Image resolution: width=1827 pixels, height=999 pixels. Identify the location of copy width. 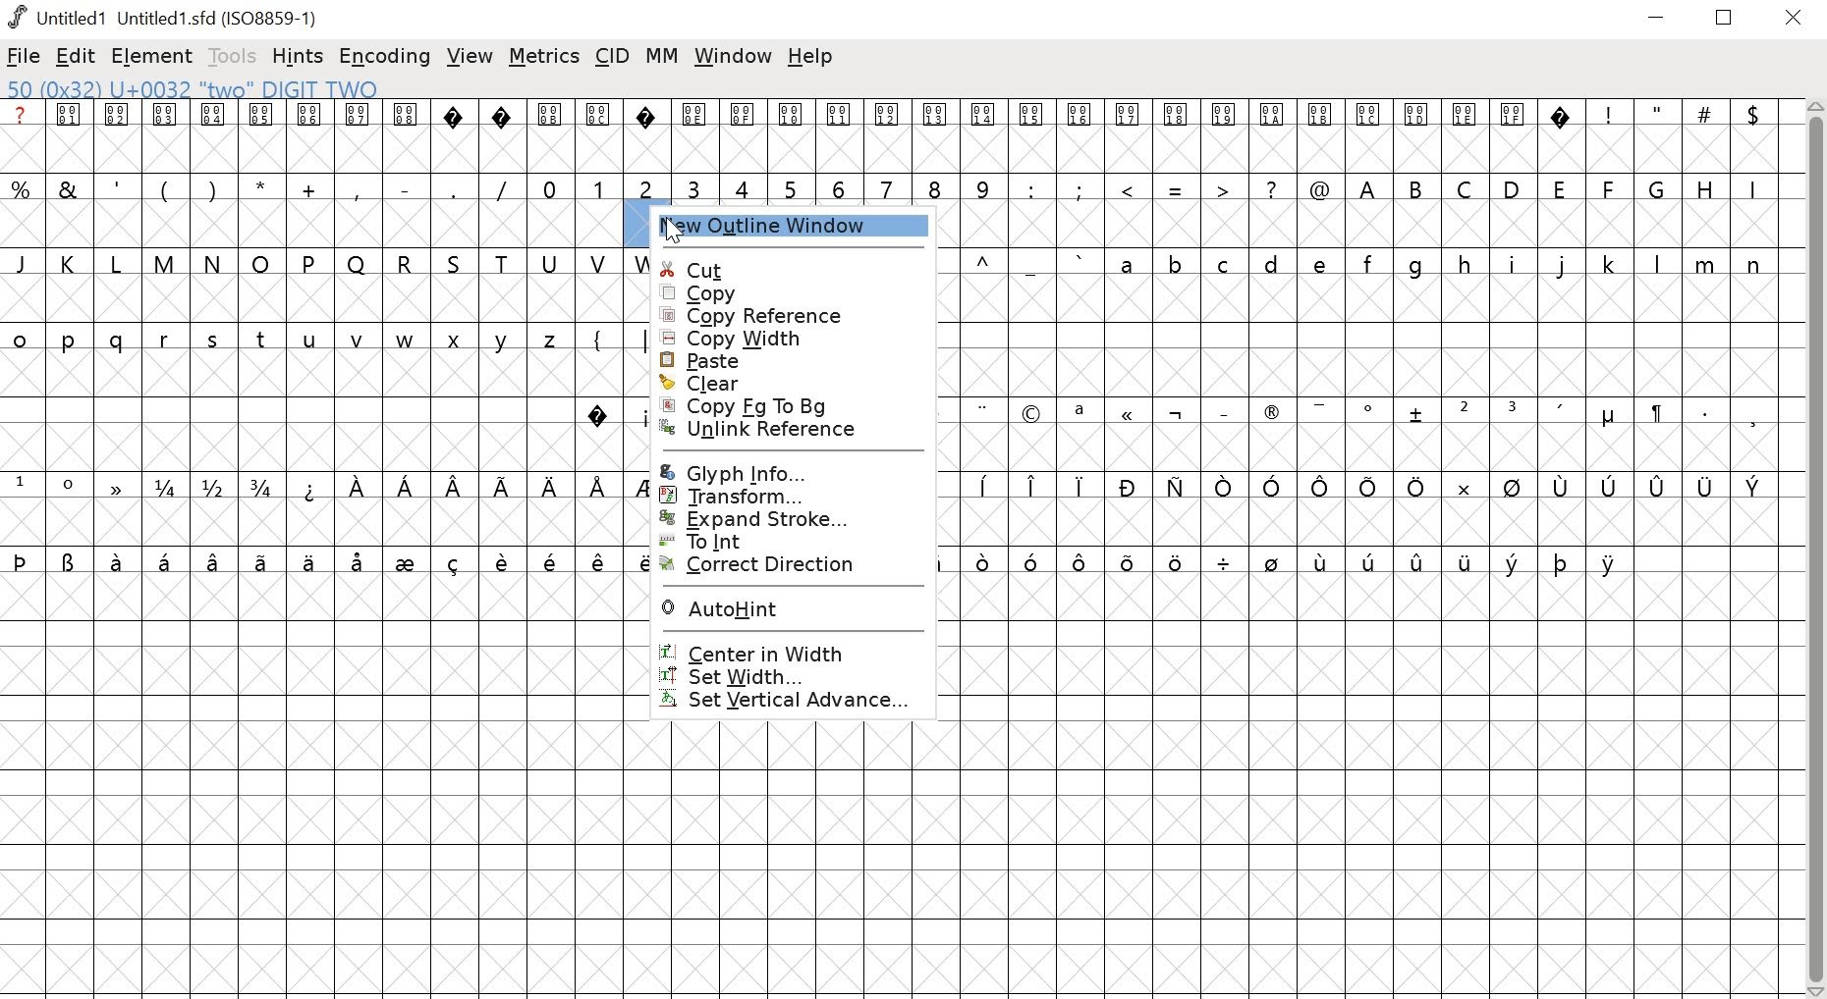
(789, 339).